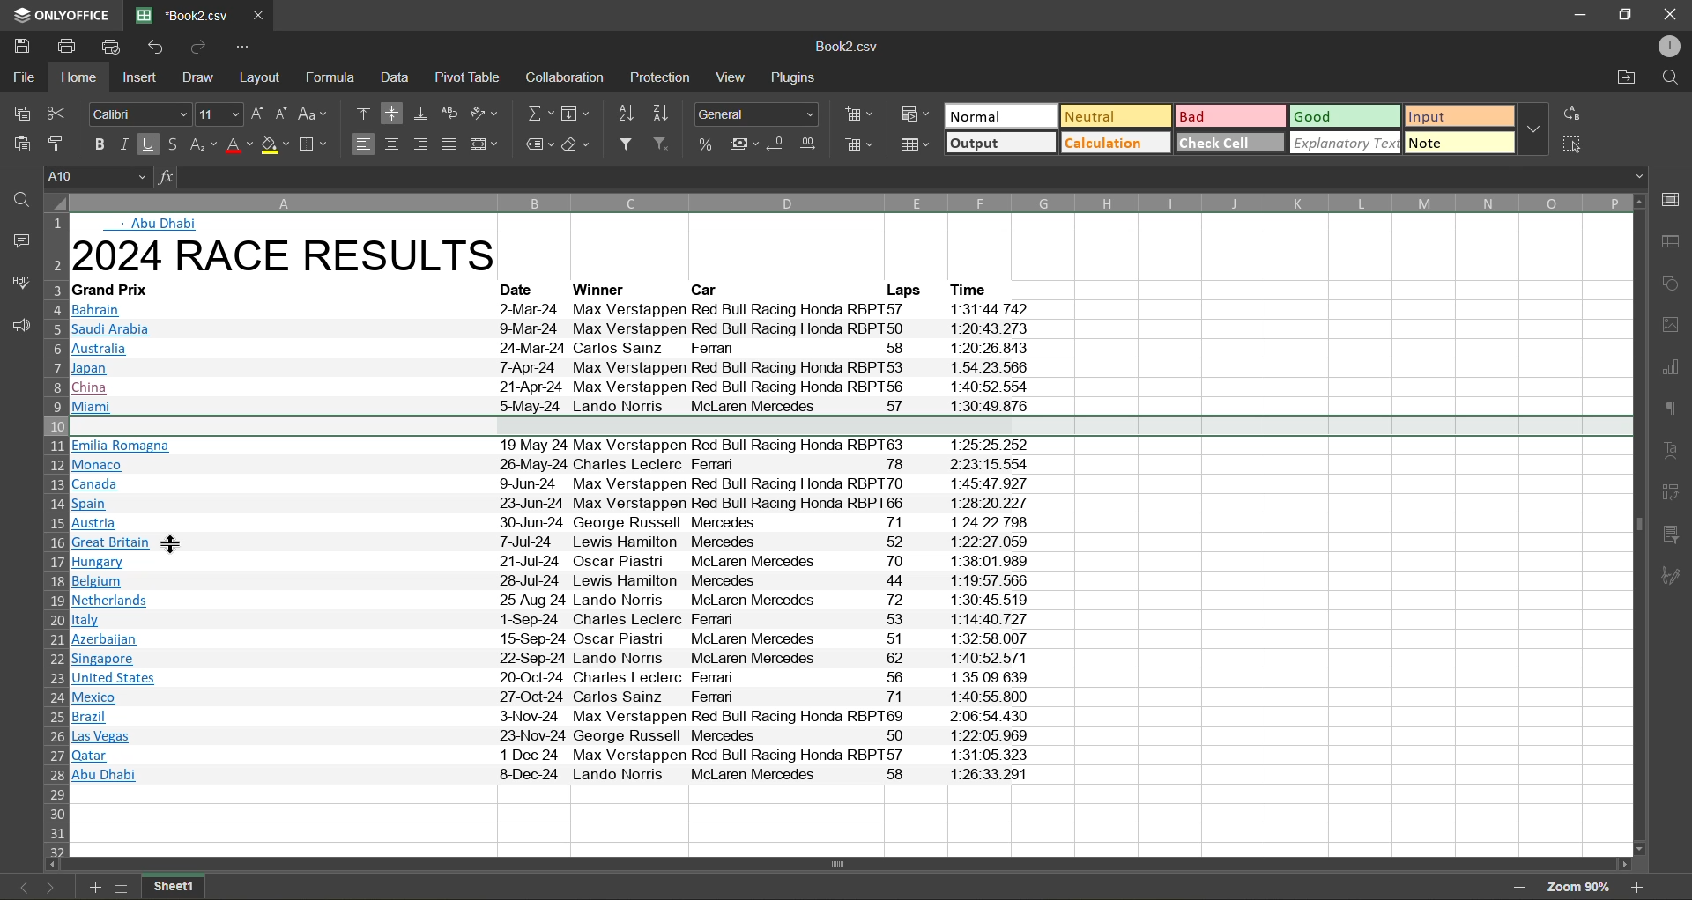 This screenshot has height=900, width=1692. Describe the element at coordinates (798, 77) in the screenshot. I see `plugins` at that location.